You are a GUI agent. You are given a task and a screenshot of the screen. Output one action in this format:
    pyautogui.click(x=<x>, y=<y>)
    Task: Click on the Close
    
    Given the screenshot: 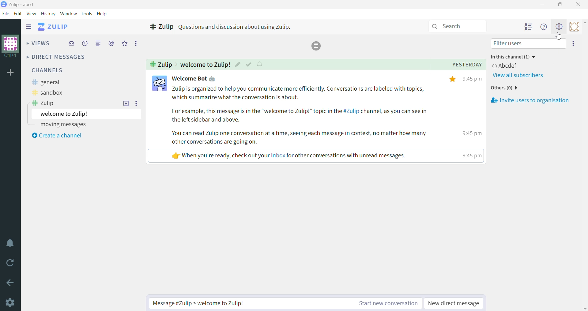 What is the action you would take?
    pyautogui.click(x=579, y=4)
    